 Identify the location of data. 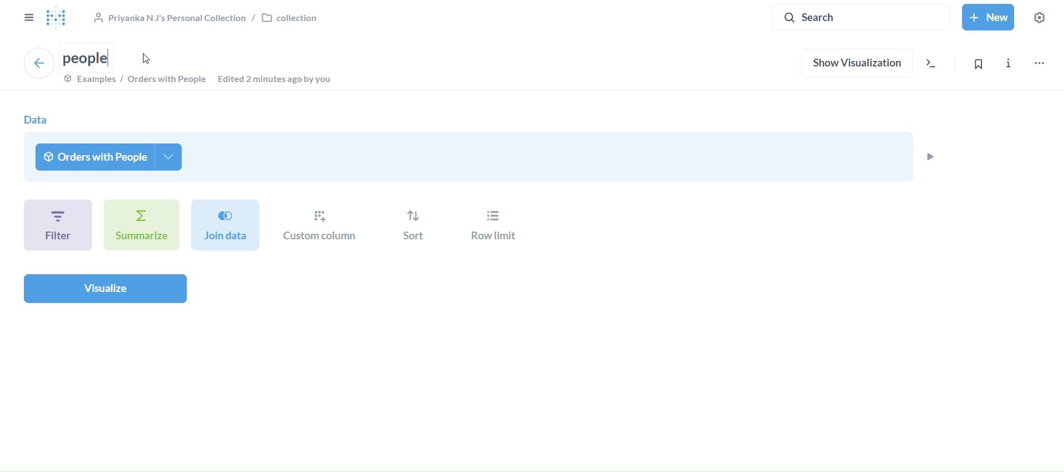
(35, 120).